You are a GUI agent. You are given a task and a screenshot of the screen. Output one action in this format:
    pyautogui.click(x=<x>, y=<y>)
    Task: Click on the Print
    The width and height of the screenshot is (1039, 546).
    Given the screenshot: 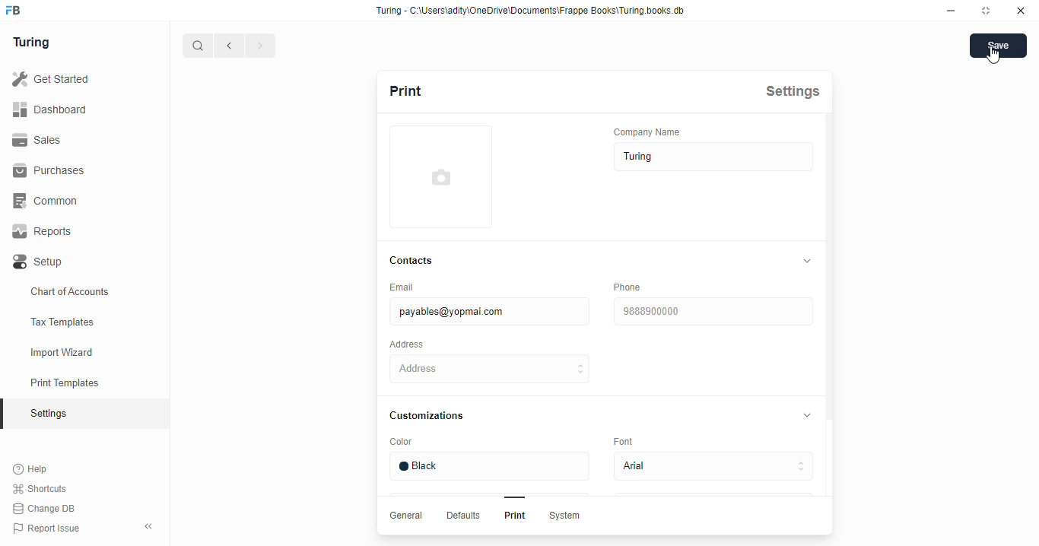 What is the action you would take?
    pyautogui.click(x=424, y=90)
    